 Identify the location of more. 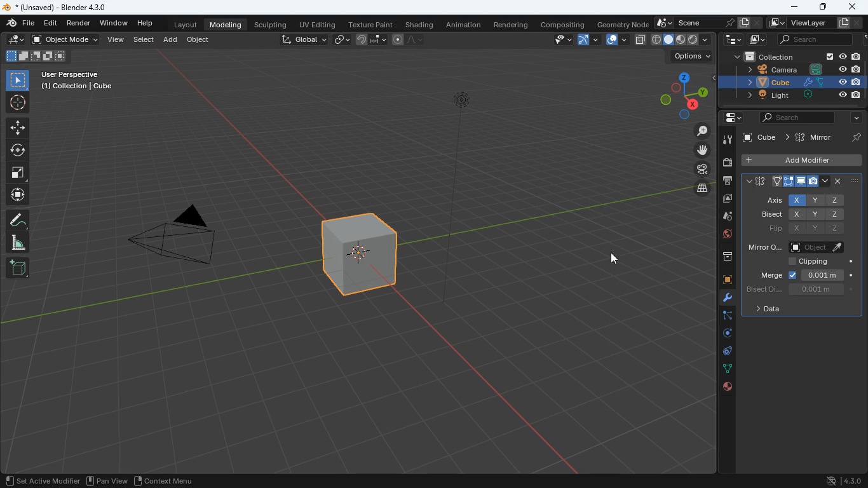
(854, 118).